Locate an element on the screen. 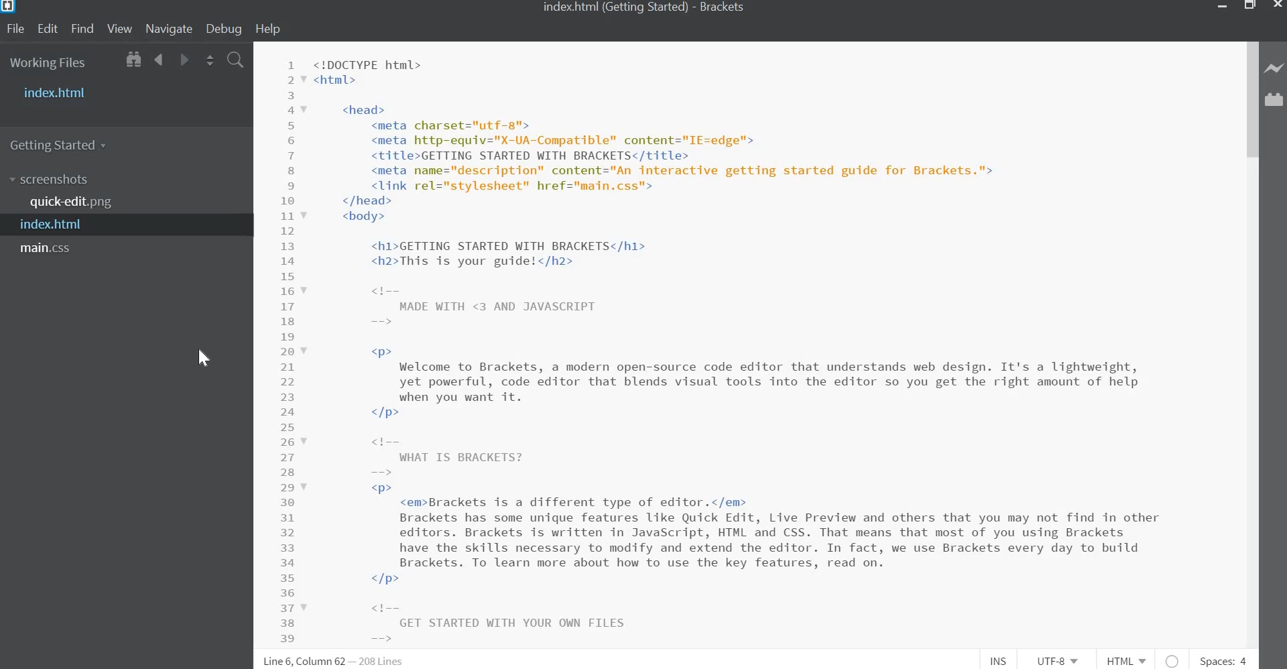 The image size is (1287, 669). lines is located at coordinates (383, 661).